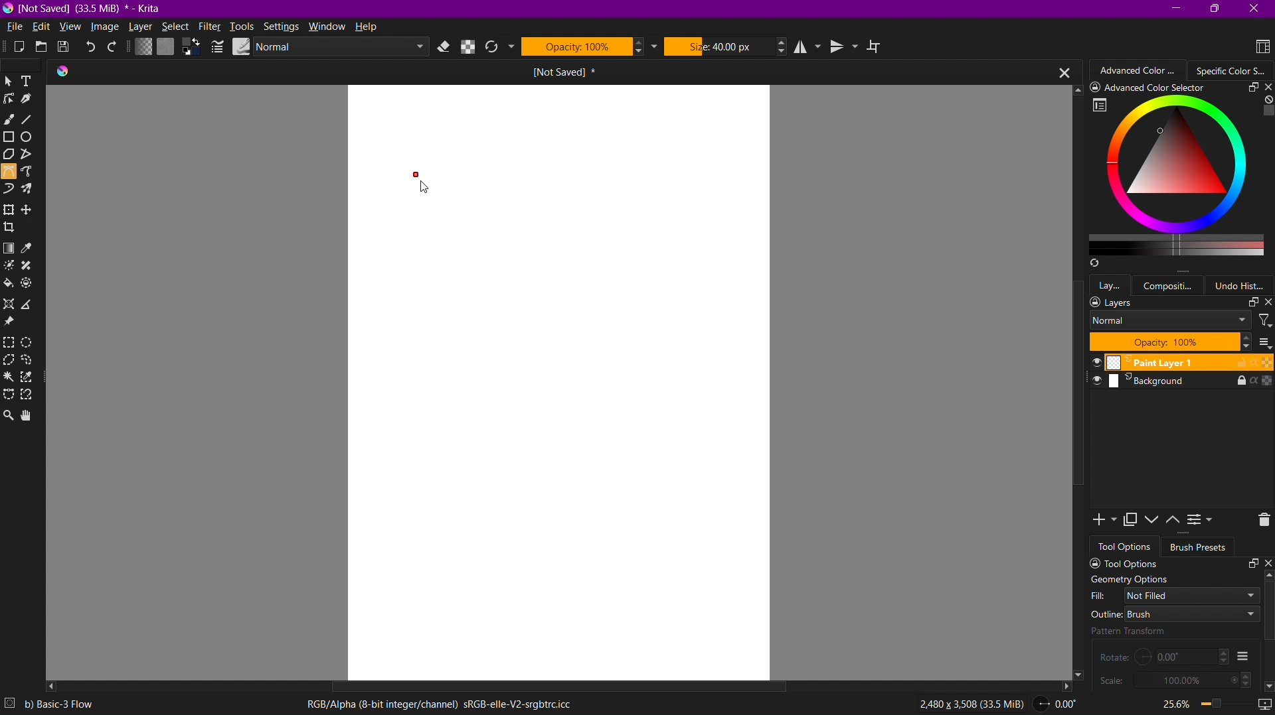 This screenshot has width=1275, height=715. What do you see at coordinates (32, 267) in the screenshot?
I see `Smart Patch Tool` at bounding box center [32, 267].